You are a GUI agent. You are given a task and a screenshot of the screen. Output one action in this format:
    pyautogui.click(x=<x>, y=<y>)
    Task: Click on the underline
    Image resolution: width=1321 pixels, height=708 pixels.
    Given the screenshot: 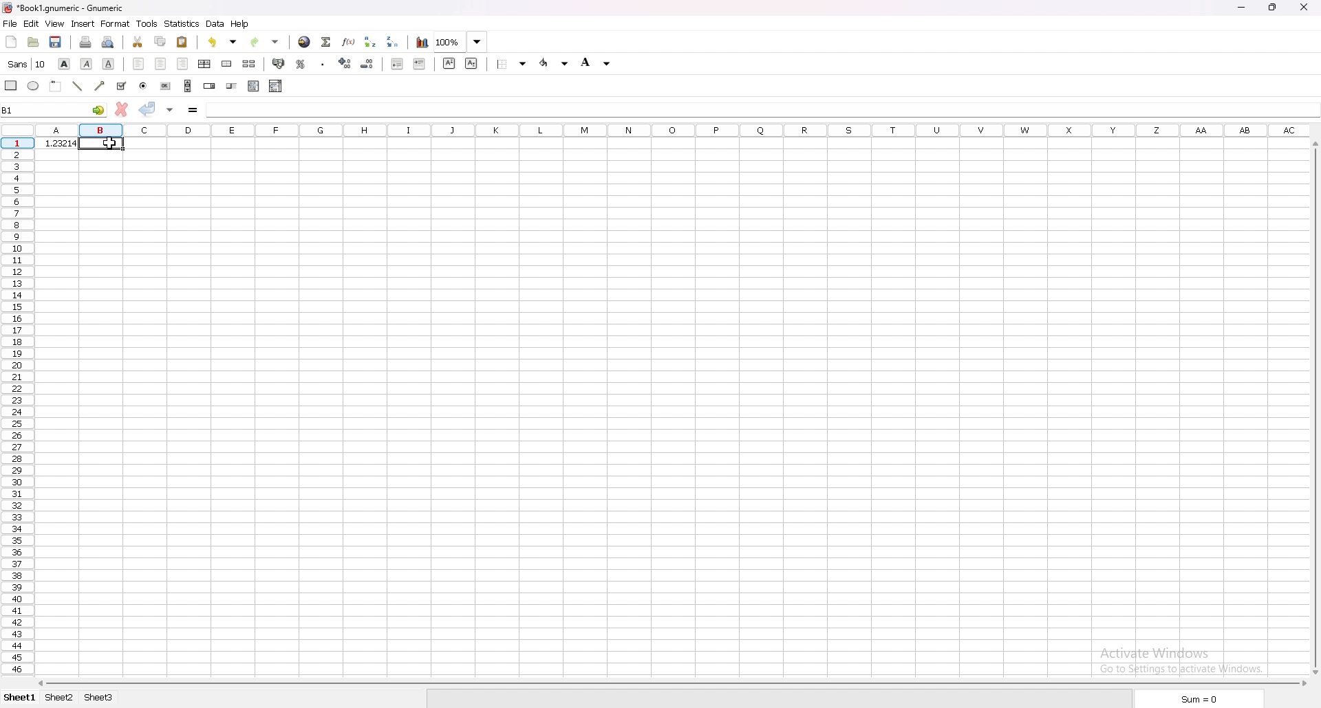 What is the action you would take?
    pyautogui.click(x=108, y=63)
    